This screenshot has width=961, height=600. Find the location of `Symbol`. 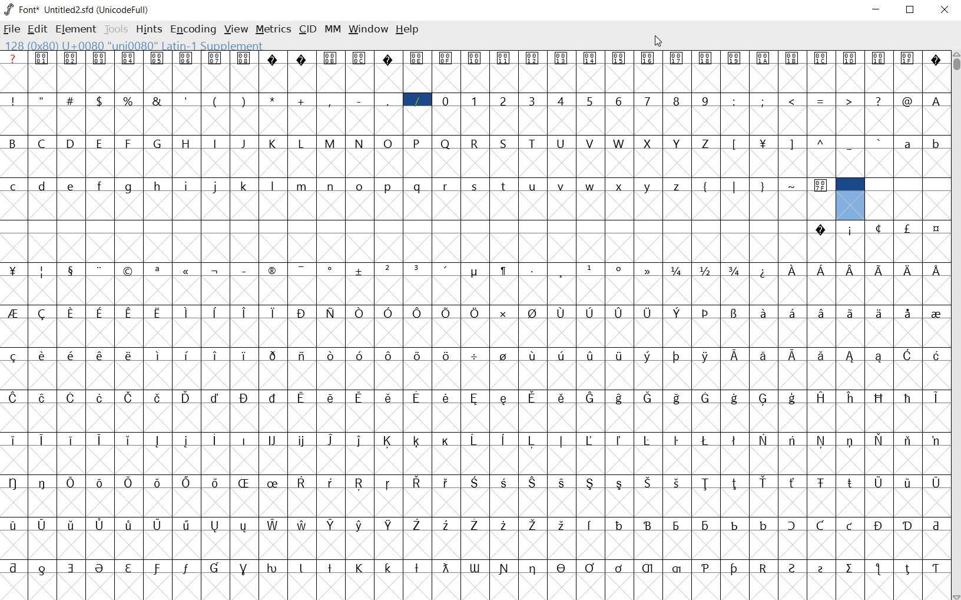

Symbol is located at coordinates (735, 439).